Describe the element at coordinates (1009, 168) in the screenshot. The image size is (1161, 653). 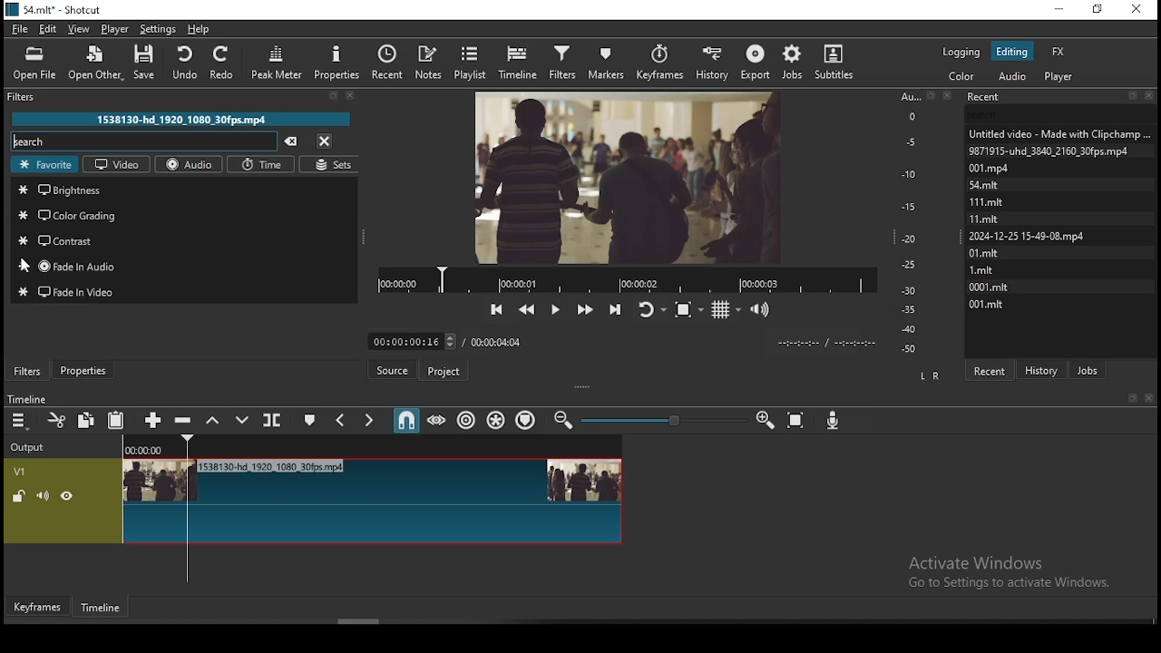
I see `001.mp4` at that location.